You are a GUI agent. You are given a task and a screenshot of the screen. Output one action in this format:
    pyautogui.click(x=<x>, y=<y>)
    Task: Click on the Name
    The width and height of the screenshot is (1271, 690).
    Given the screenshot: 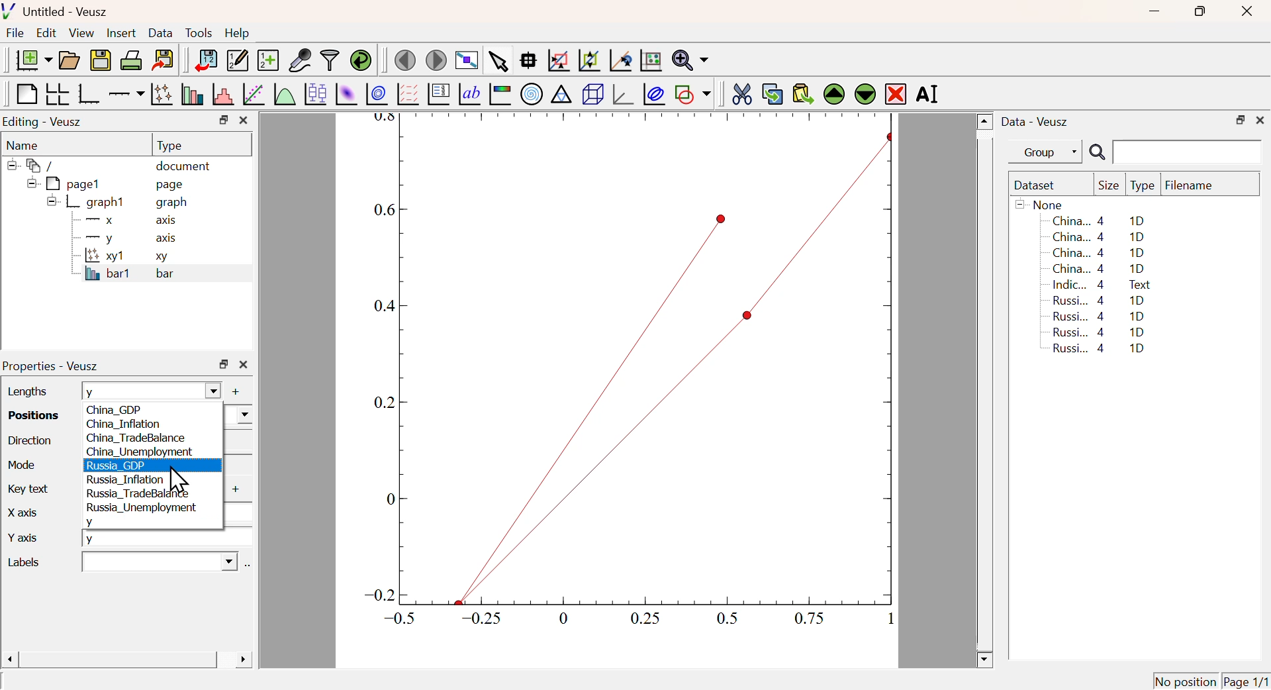 What is the action you would take?
    pyautogui.click(x=24, y=146)
    